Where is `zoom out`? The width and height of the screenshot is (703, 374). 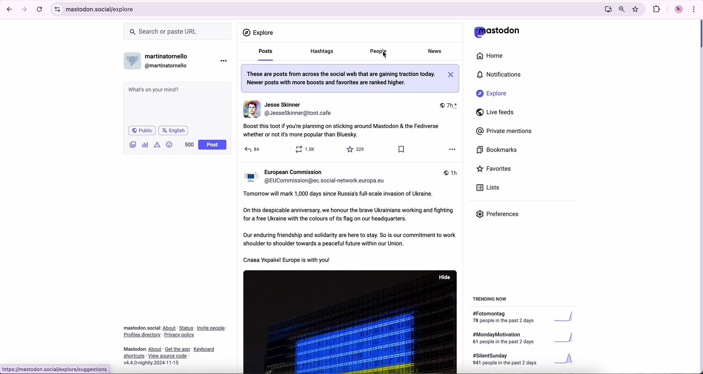 zoom out is located at coordinates (621, 9).